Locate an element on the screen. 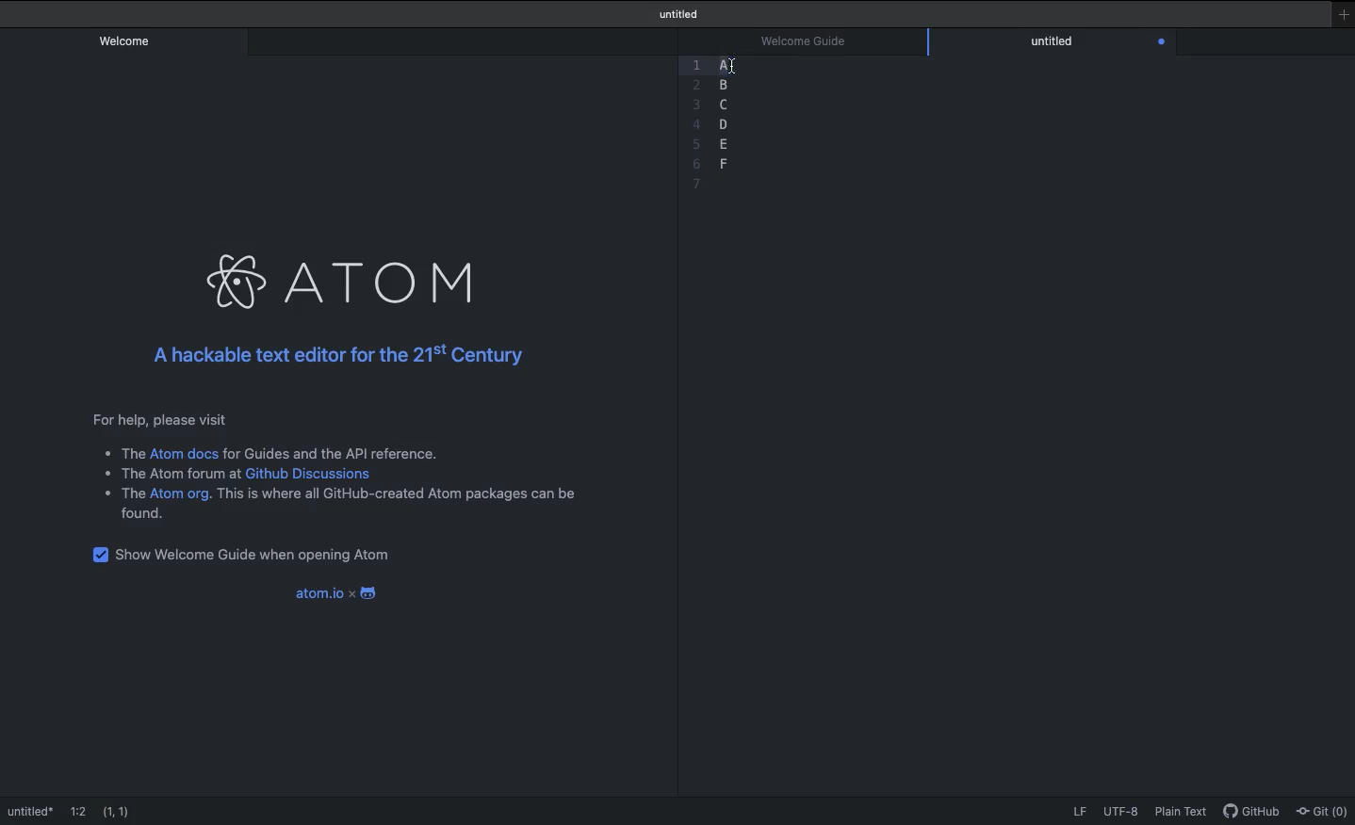 The width and height of the screenshot is (1355, 825). 7 is located at coordinates (695, 185).